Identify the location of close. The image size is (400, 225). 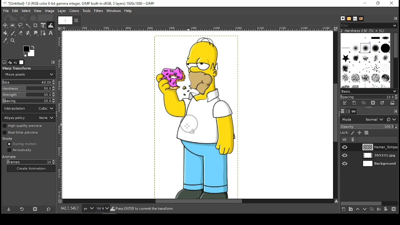
(77, 20).